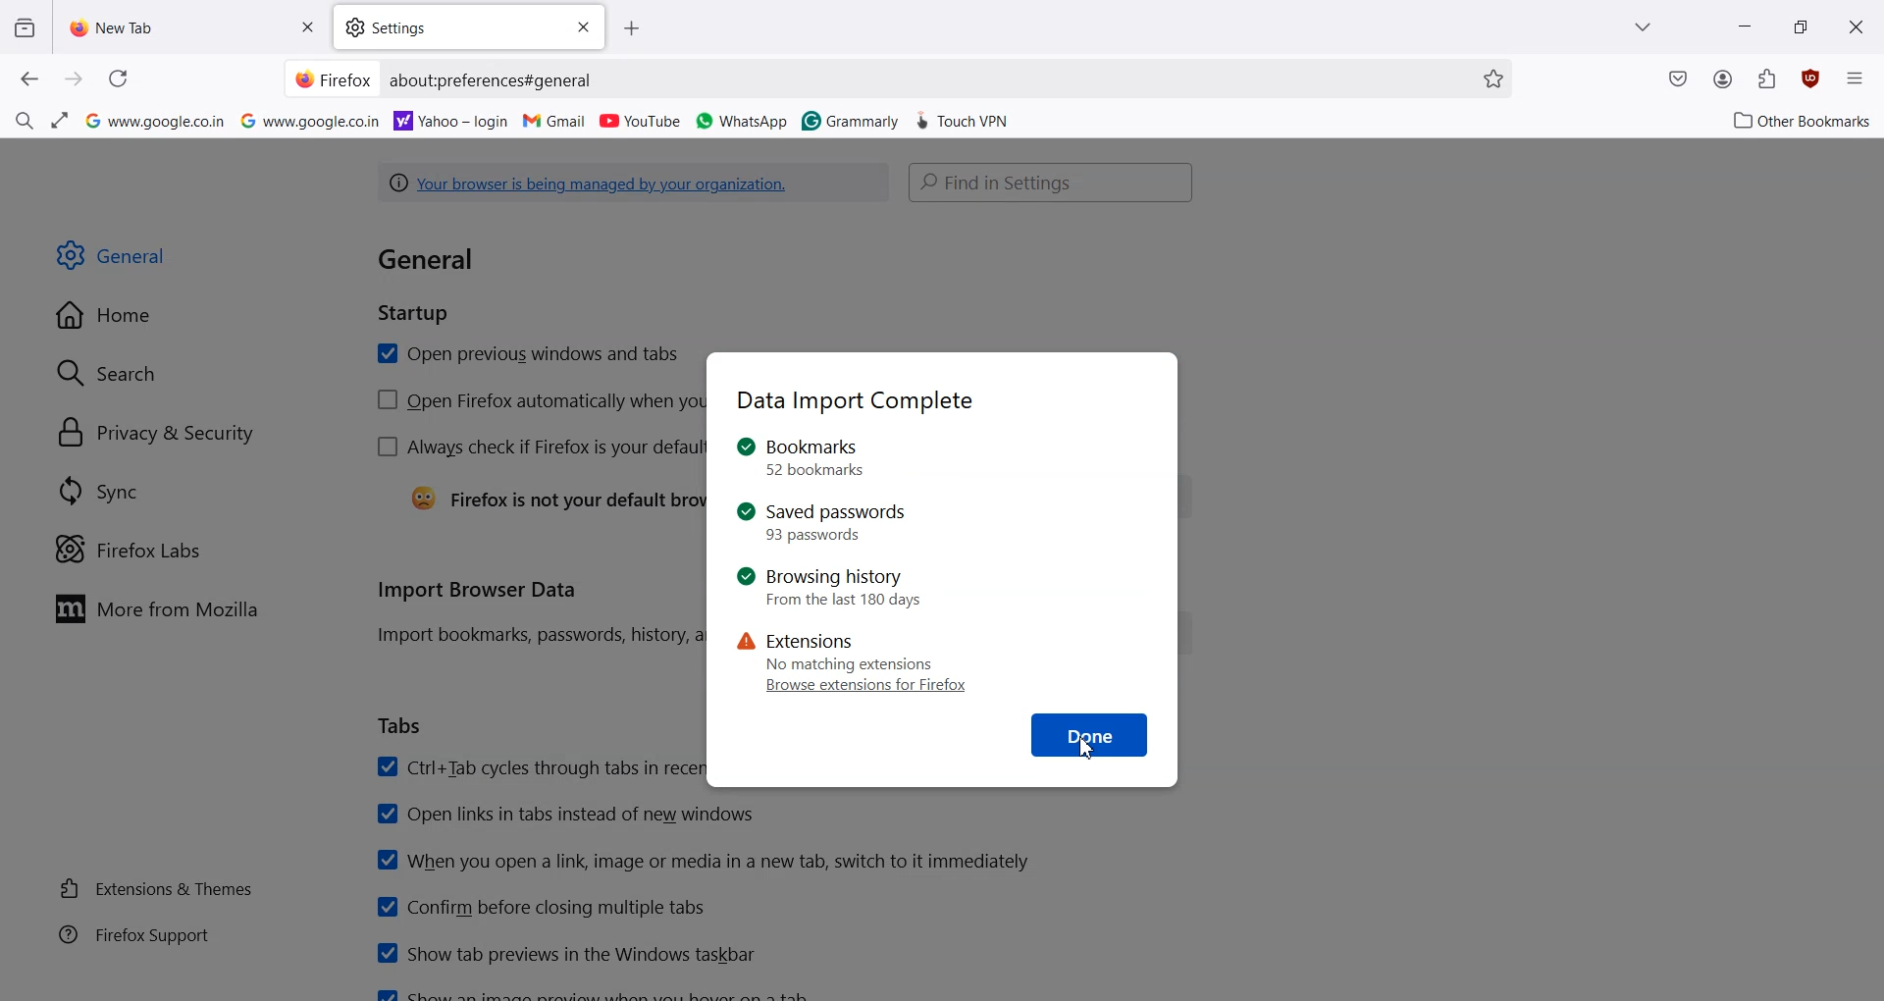  Describe the element at coordinates (564, 952) in the screenshot. I see `Show tab previews in the Windows taskbar` at that location.